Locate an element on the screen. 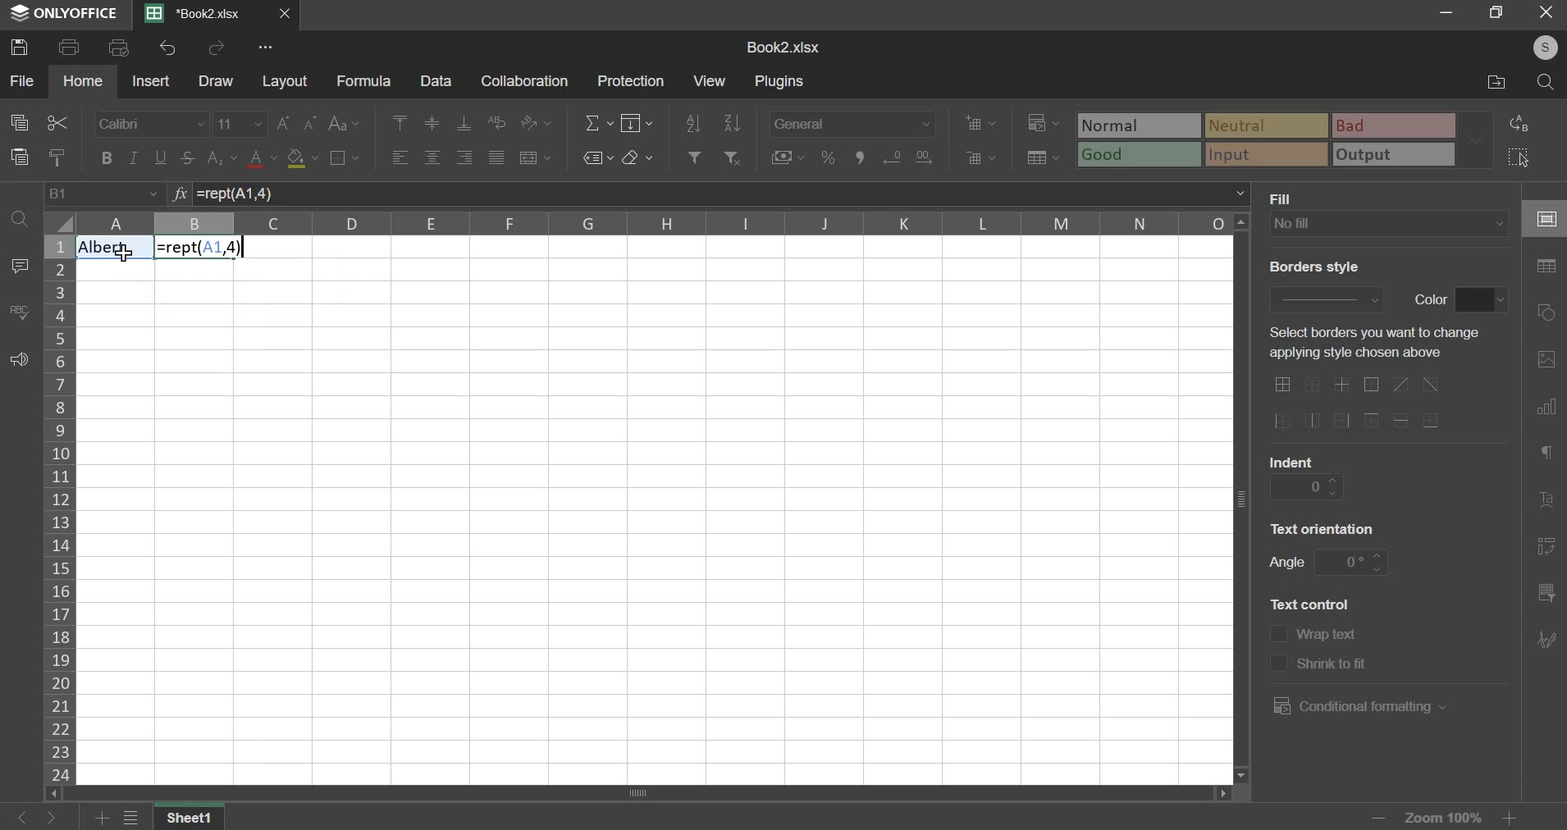  add filter is located at coordinates (695, 157).